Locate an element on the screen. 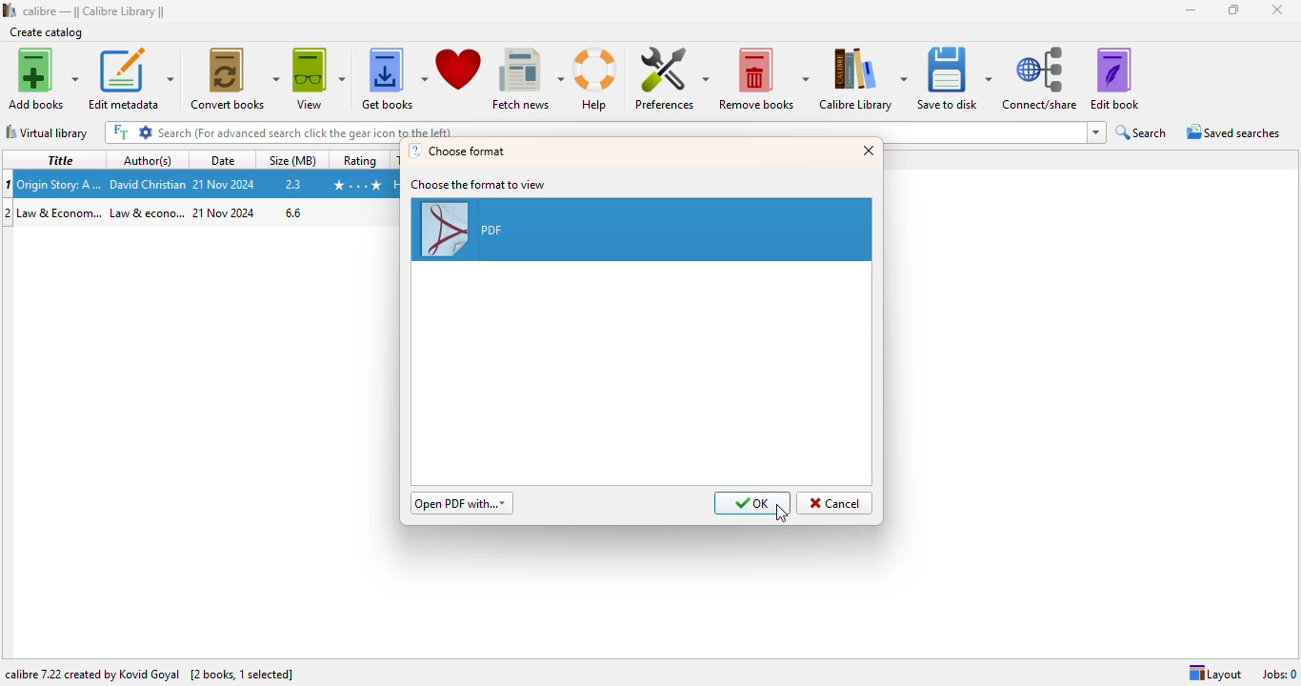  author is located at coordinates (148, 213).